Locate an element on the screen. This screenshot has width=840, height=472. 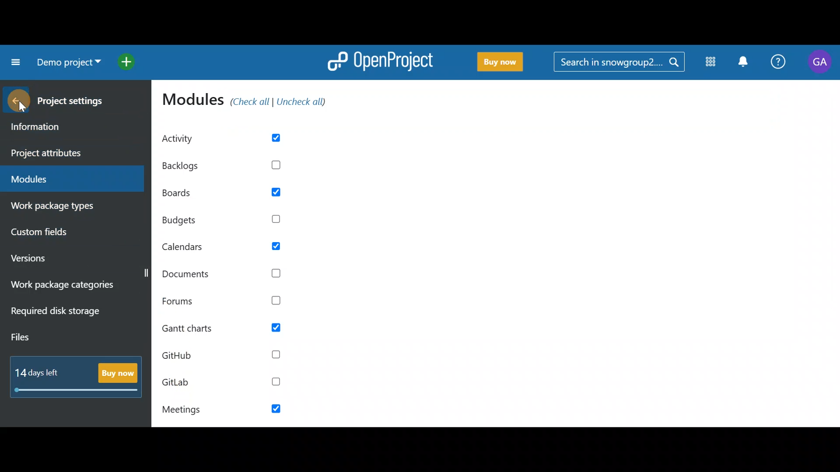
Project attributes is located at coordinates (69, 153).